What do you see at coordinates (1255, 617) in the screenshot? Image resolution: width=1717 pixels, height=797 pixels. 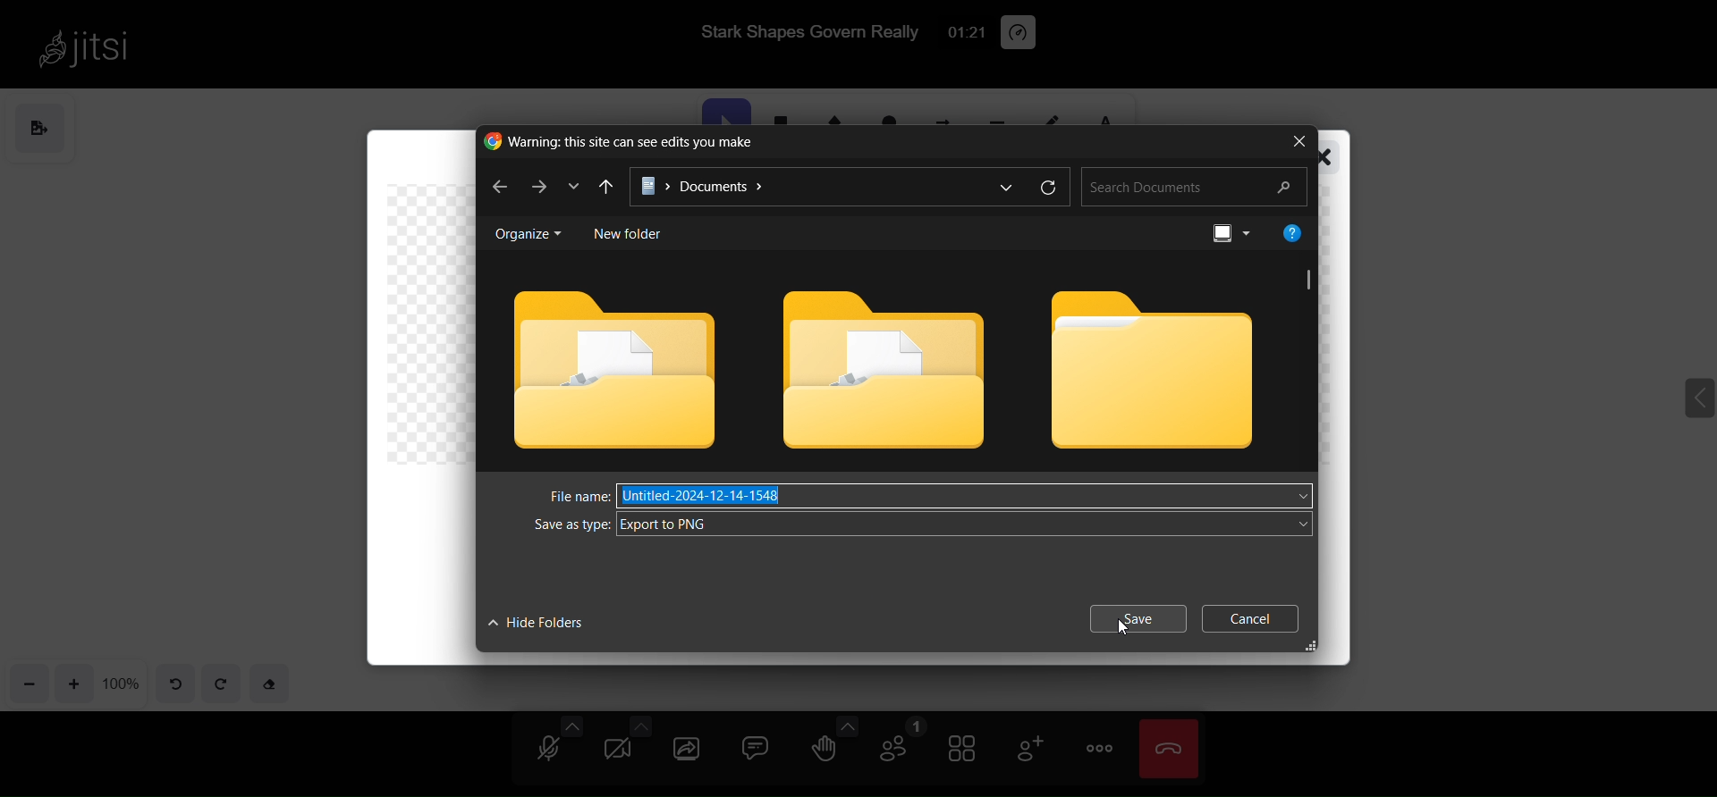 I see `cancel` at bounding box center [1255, 617].